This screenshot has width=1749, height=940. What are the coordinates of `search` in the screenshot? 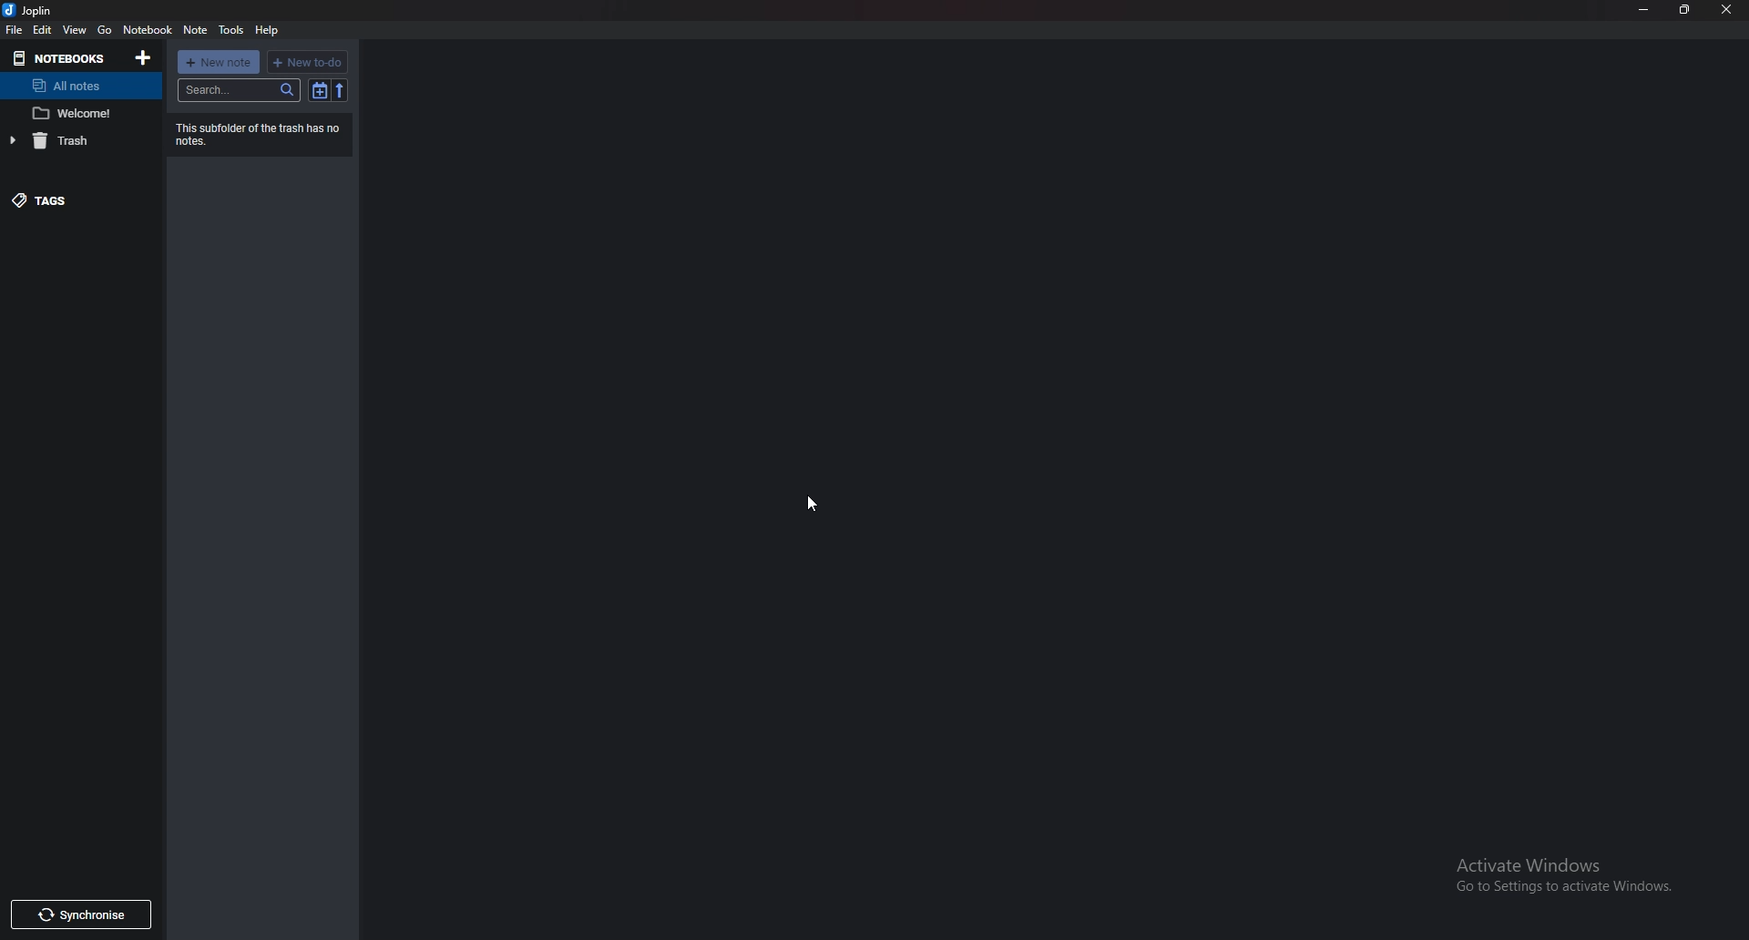 It's located at (239, 89).